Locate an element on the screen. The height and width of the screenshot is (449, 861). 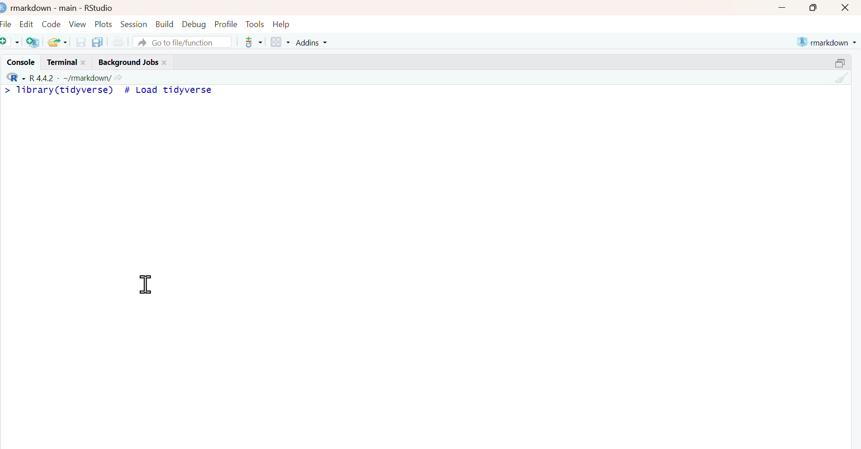
minimize is located at coordinates (782, 7).